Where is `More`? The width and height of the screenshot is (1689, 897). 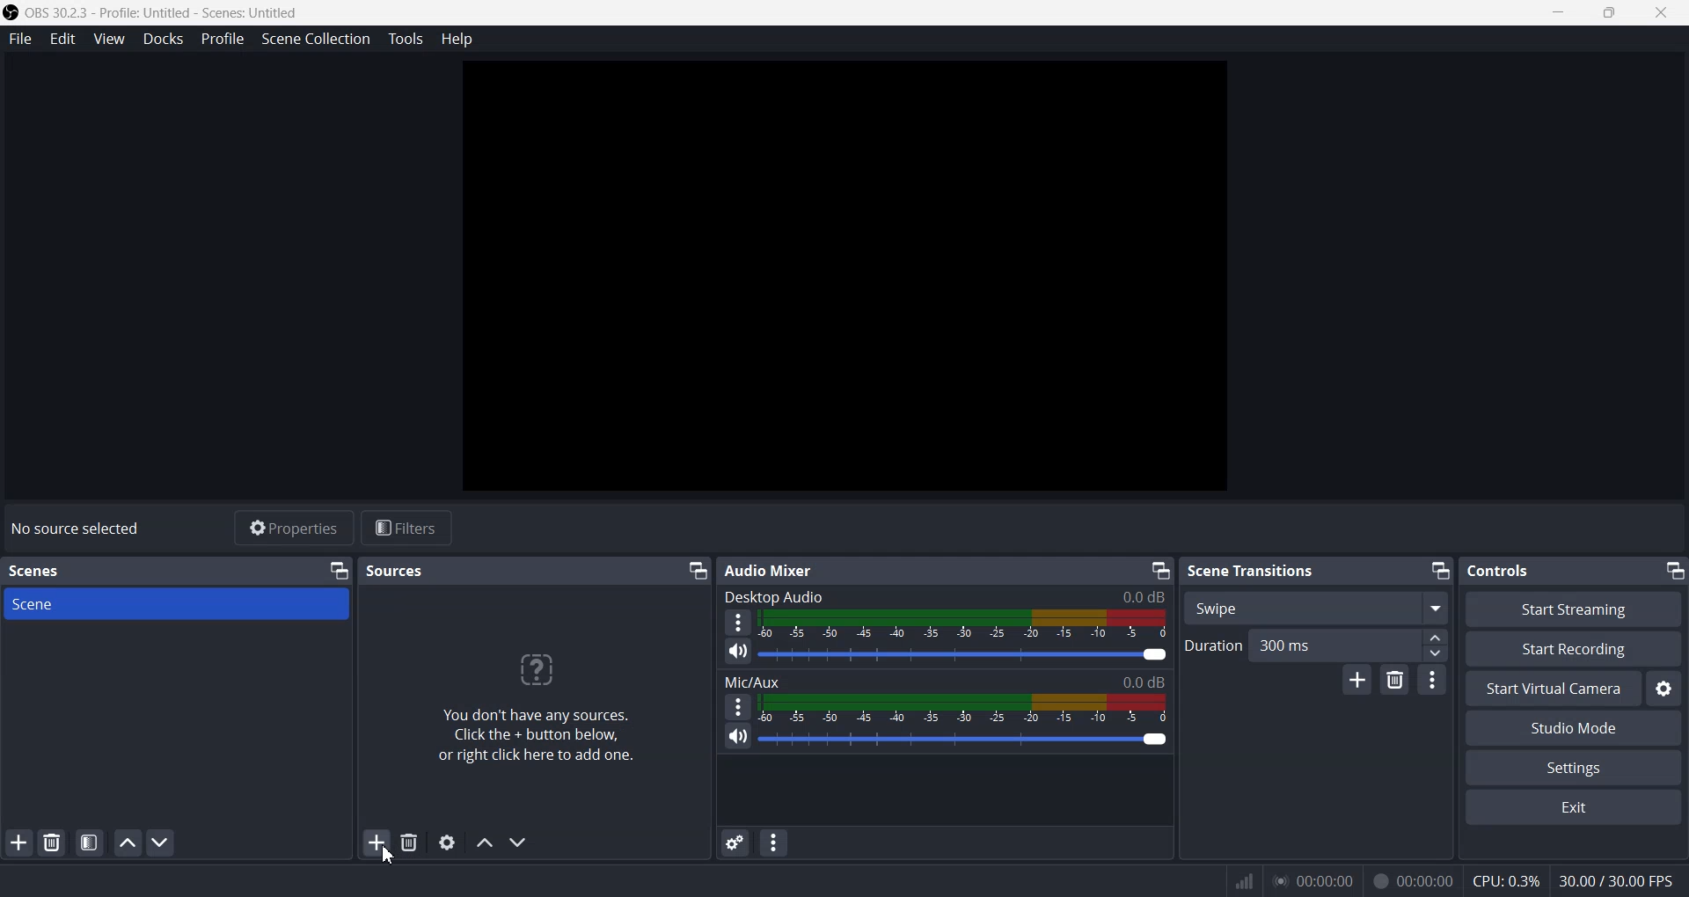
More is located at coordinates (1433, 678).